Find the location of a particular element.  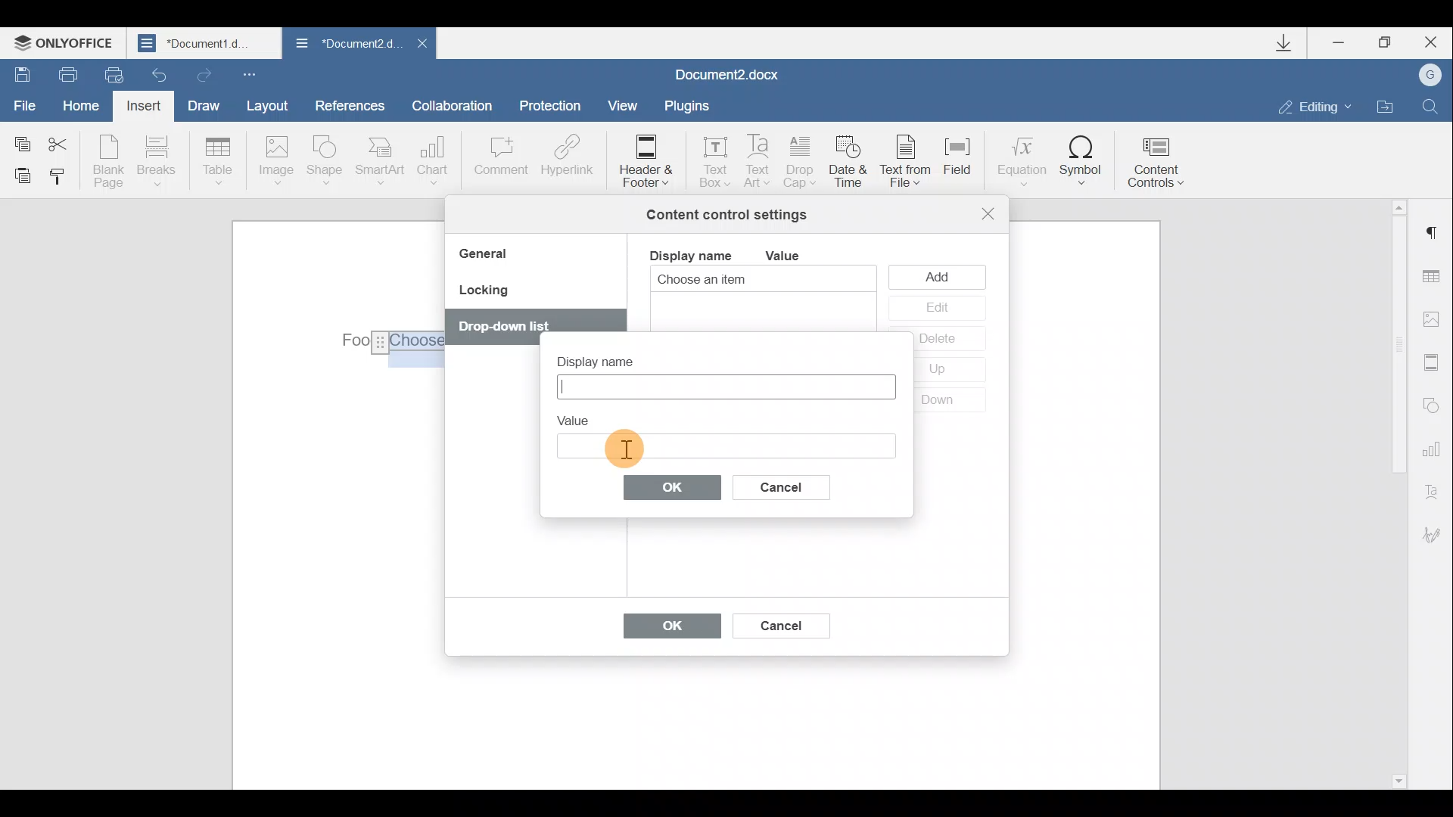

Minimize is located at coordinates (1346, 45).